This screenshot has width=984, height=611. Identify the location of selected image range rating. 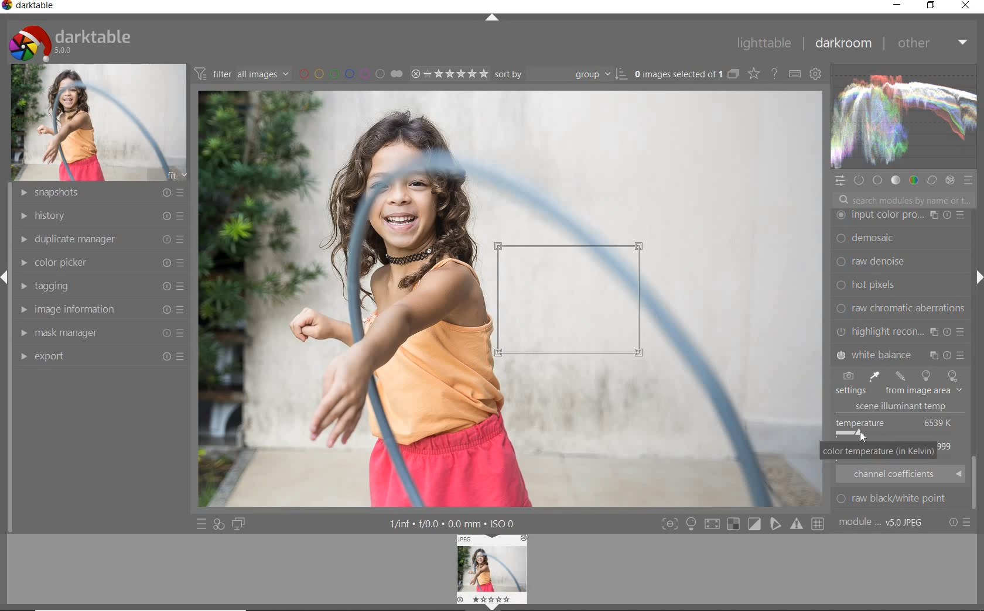
(449, 73).